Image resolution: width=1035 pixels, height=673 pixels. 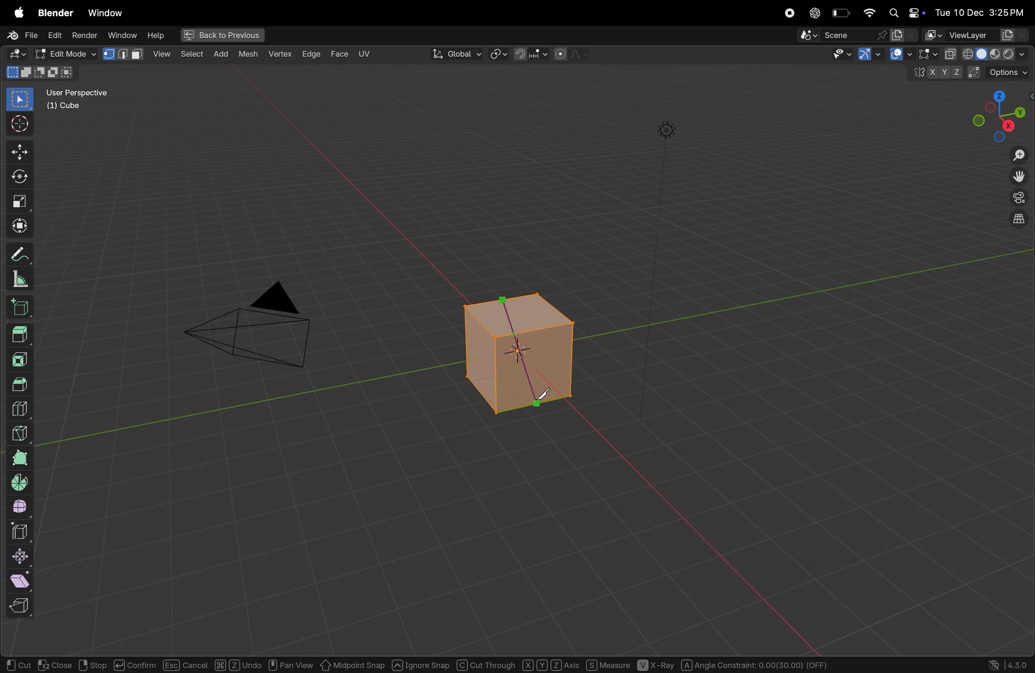 What do you see at coordinates (280, 55) in the screenshot?
I see `vertex` at bounding box center [280, 55].